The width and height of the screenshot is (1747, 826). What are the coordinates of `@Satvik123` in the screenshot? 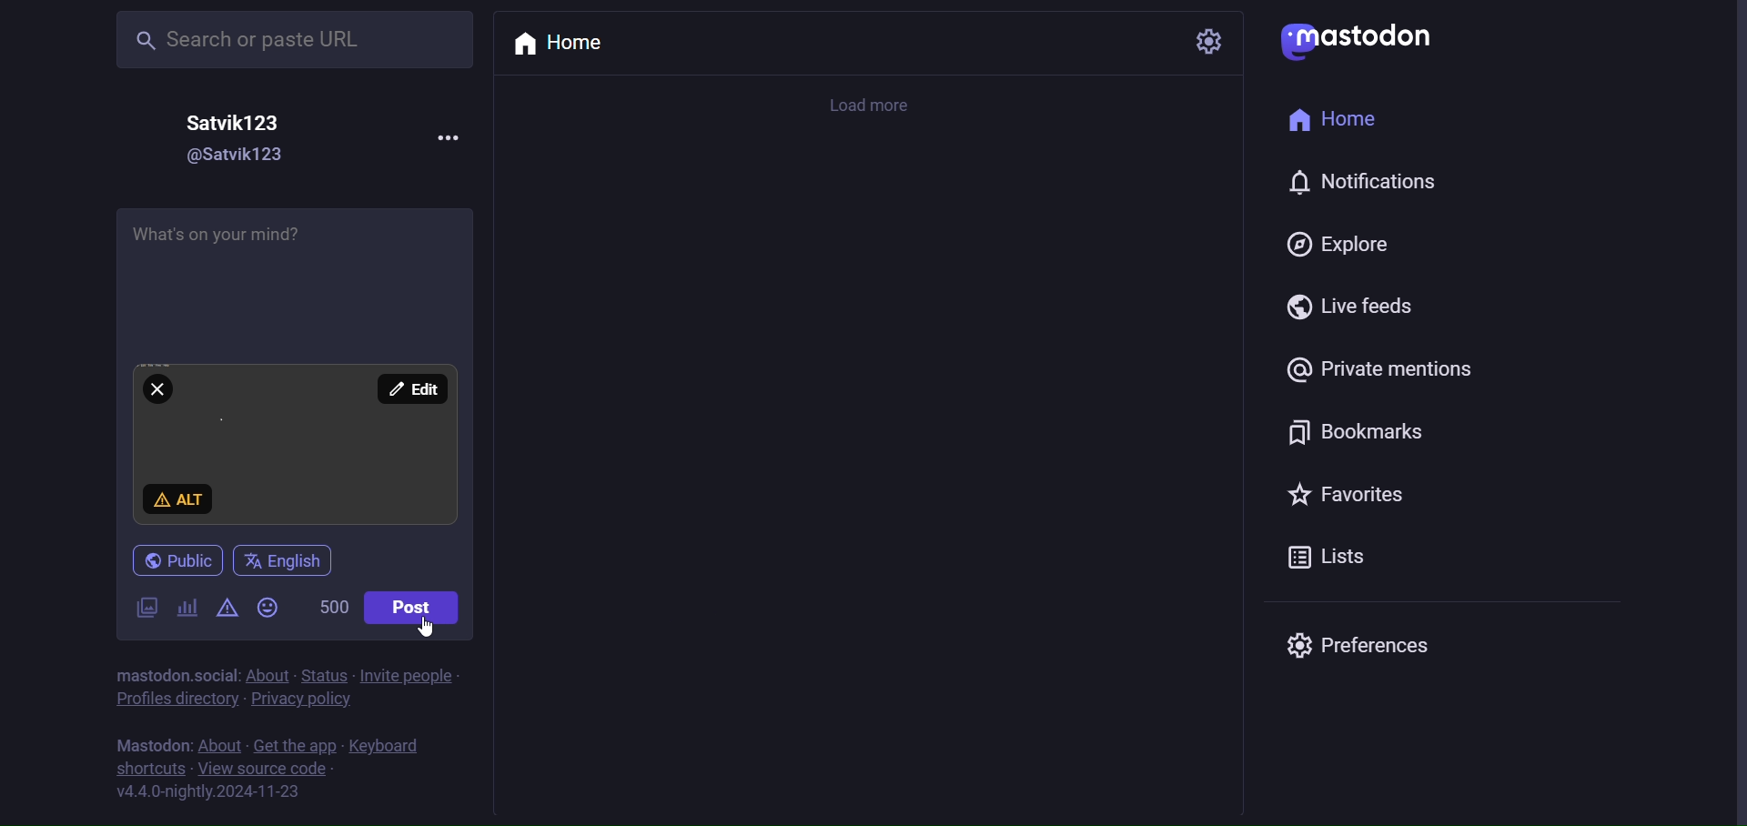 It's located at (247, 156).